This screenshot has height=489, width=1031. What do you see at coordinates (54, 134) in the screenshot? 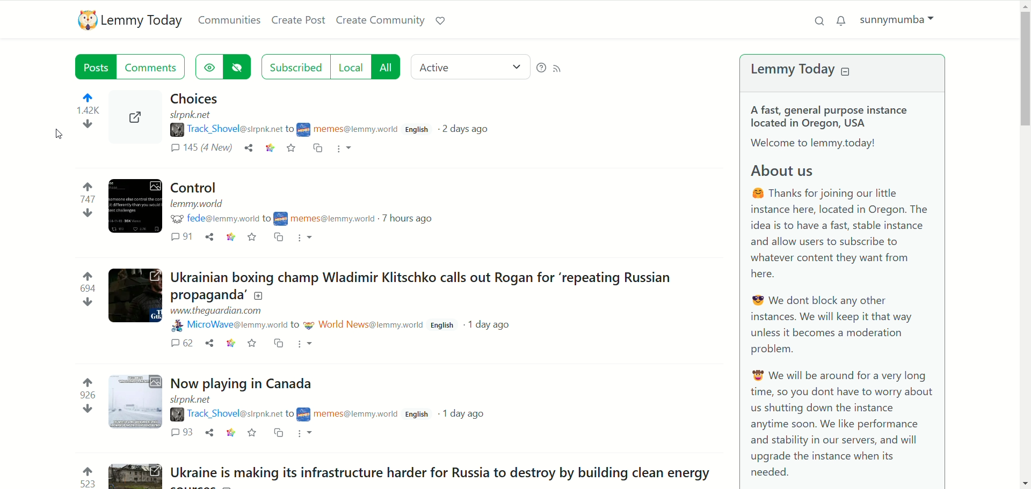
I see `cursor` at bounding box center [54, 134].